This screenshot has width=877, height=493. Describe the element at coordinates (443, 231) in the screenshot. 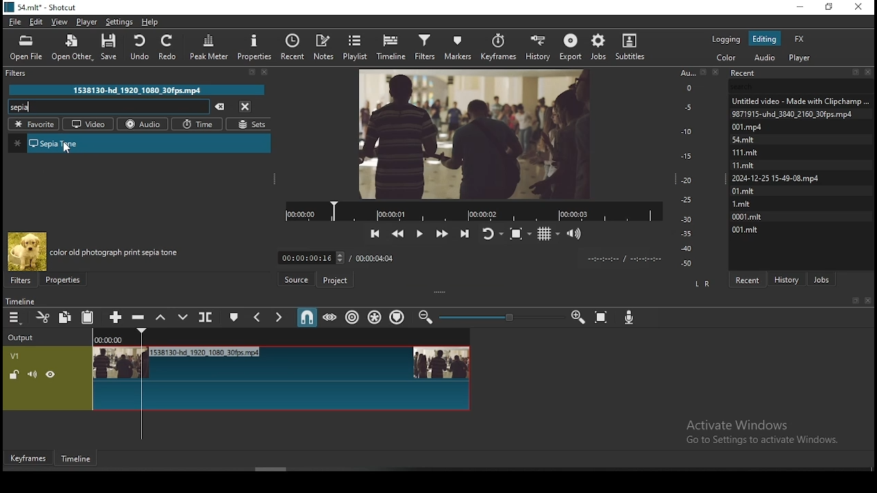

I see `play quickly forwards` at that location.